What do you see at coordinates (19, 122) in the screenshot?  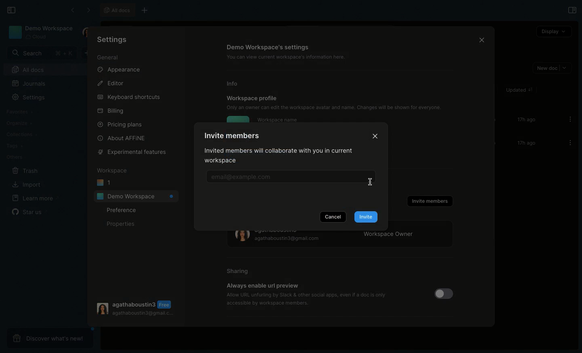 I see `Organize` at bounding box center [19, 122].